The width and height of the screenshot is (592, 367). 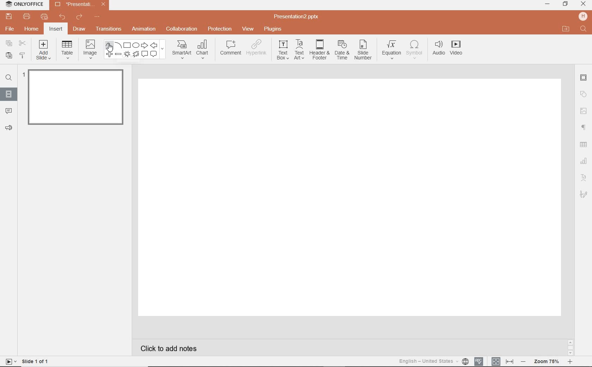 I want to click on COPY STYLE, so click(x=22, y=55).